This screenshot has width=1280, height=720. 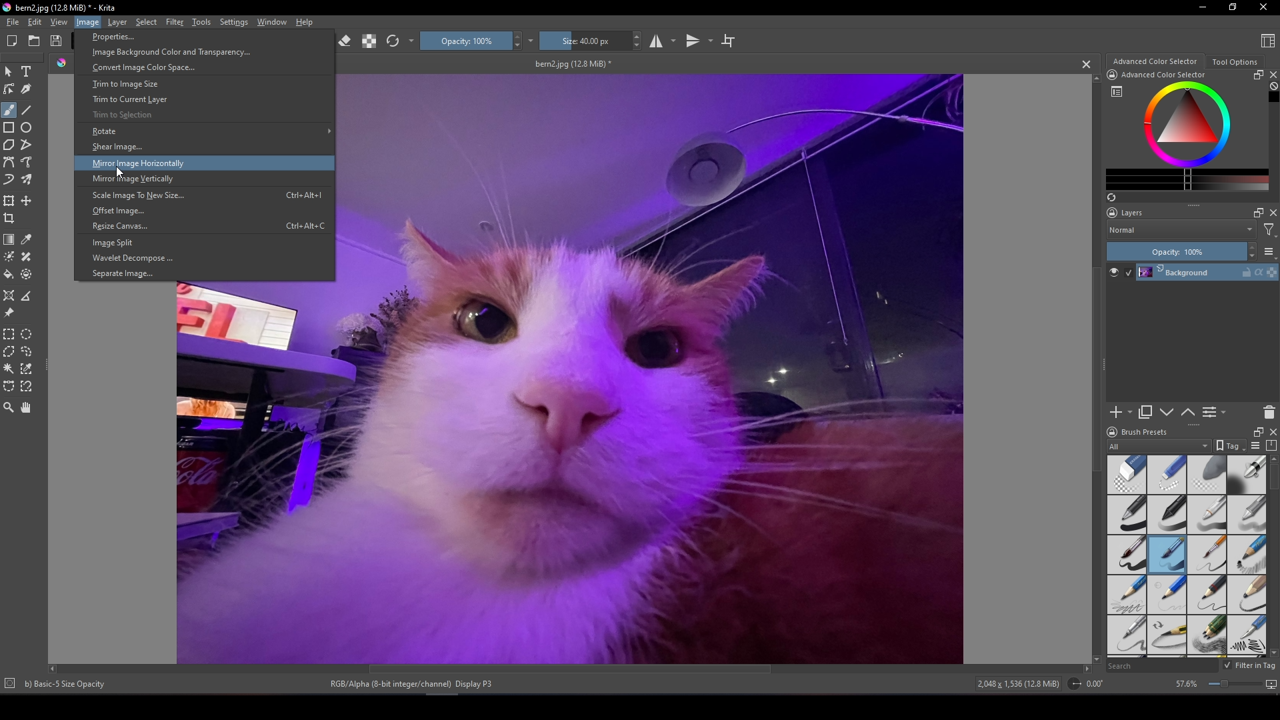 What do you see at coordinates (27, 239) in the screenshot?
I see `Sample a color from image or current layer` at bounding box center [27, 239].